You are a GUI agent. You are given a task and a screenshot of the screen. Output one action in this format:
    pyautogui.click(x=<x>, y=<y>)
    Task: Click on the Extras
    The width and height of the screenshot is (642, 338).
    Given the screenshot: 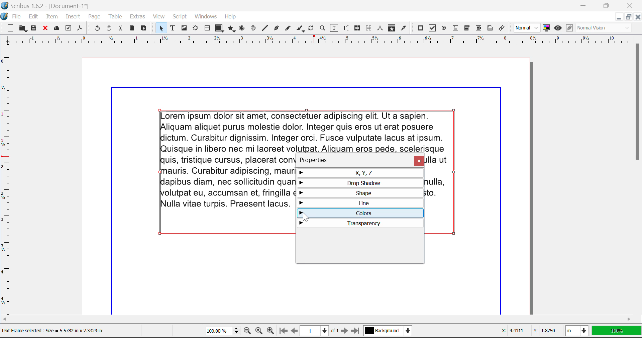 What is the action you would take?
    pyautogui.click(x=138, y=17)
    